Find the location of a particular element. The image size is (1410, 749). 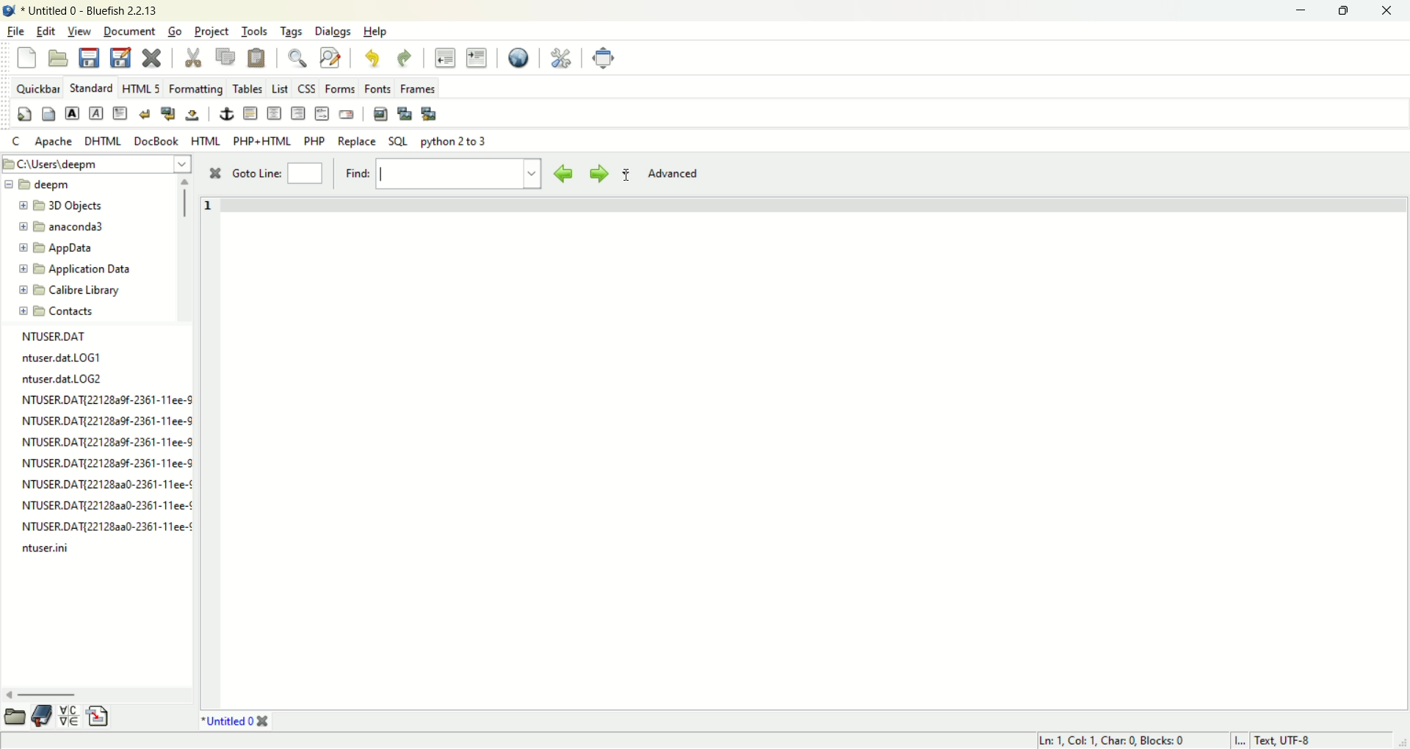

NTUSER.DAT{221282a0-2361-11ee-¢ is located at coordinates (106, 487).